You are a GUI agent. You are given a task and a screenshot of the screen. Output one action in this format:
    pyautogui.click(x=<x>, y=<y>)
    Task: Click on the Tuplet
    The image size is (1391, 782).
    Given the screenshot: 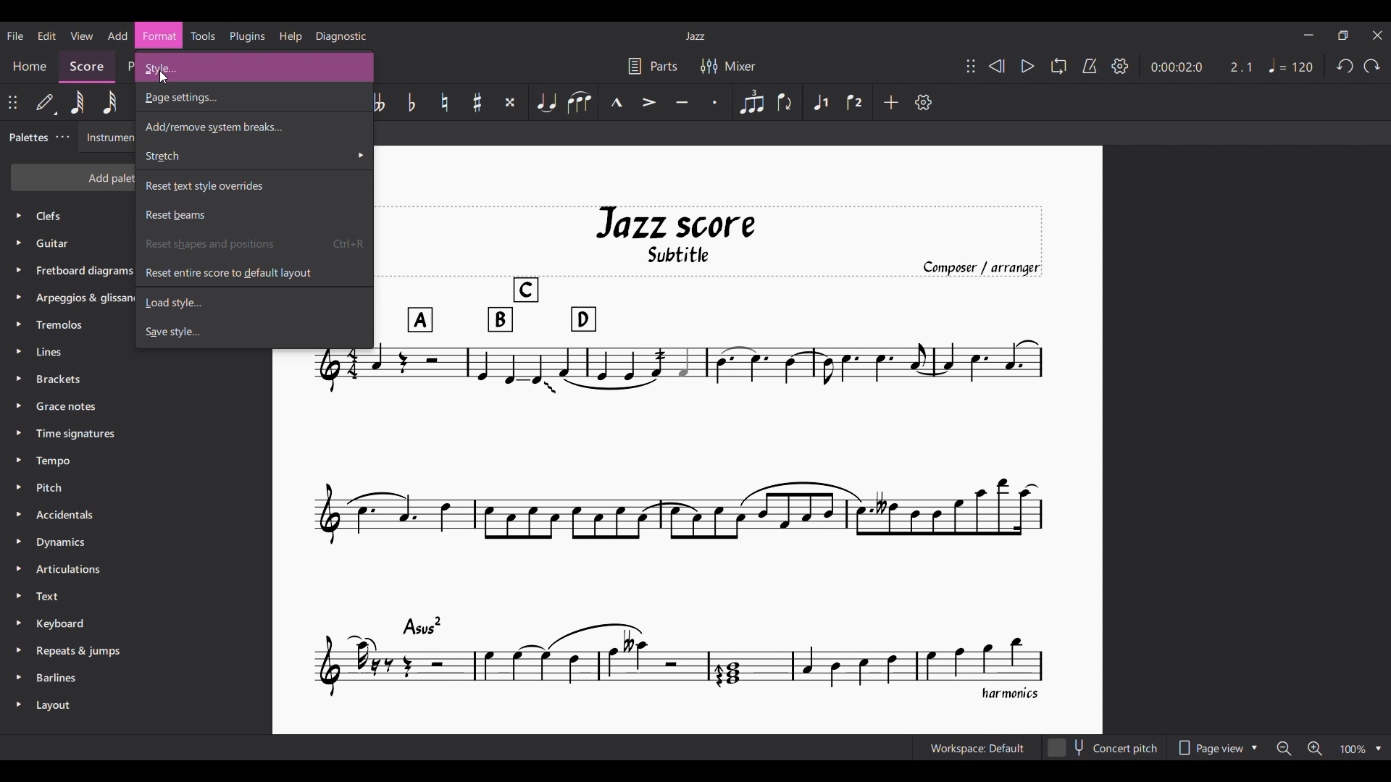 What is the action you would take?
    pyautogui.click(x=753, y=102)
    